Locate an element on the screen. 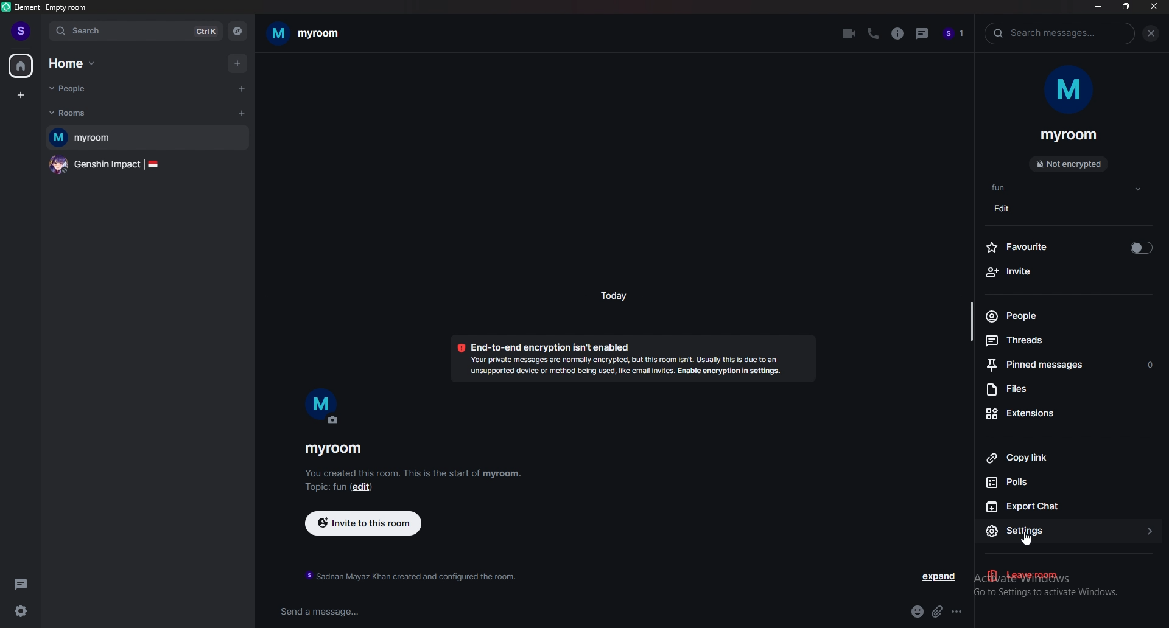 The height and width of the screenshot is (628, 1169). threads is located at coordinates (922, 33).